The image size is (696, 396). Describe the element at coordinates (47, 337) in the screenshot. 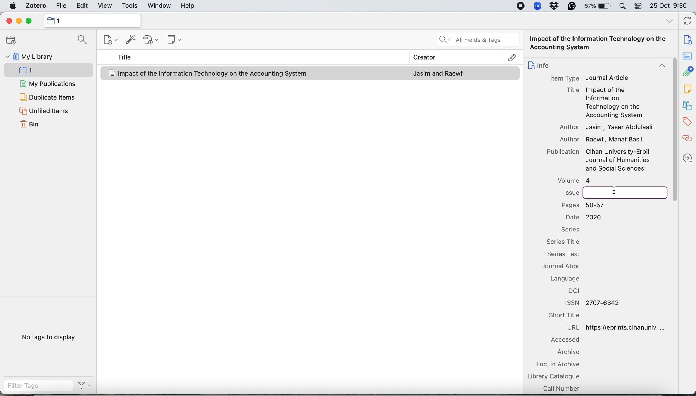

I see `no tags to display` at that location.